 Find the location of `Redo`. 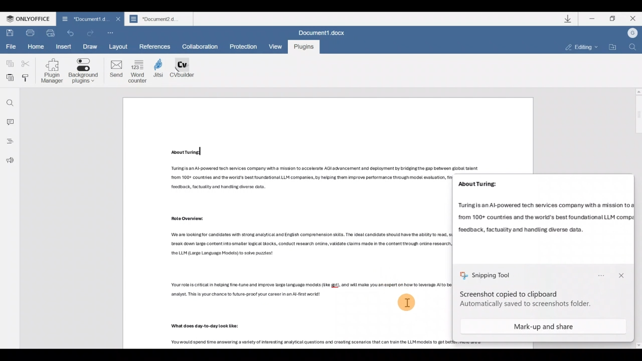

Redo is located at coordinates (72, 32).